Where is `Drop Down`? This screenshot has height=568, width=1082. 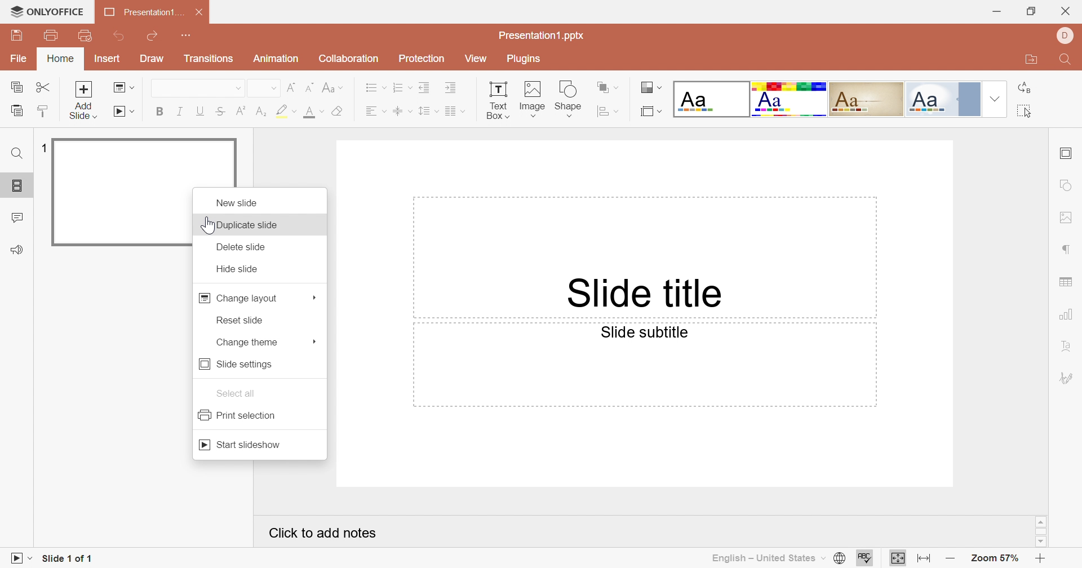
Drop Down is located at coordinates (238, 88).